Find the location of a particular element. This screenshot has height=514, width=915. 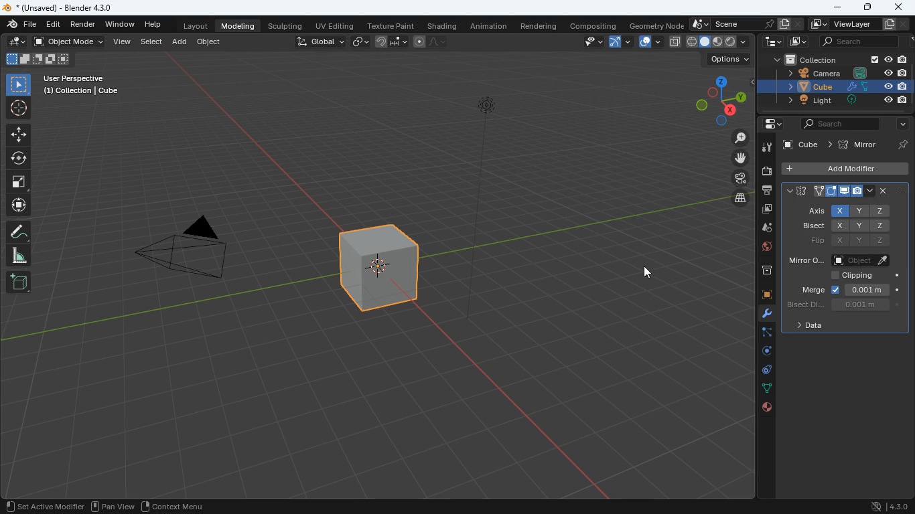

line is located at coordinates (429, 43).